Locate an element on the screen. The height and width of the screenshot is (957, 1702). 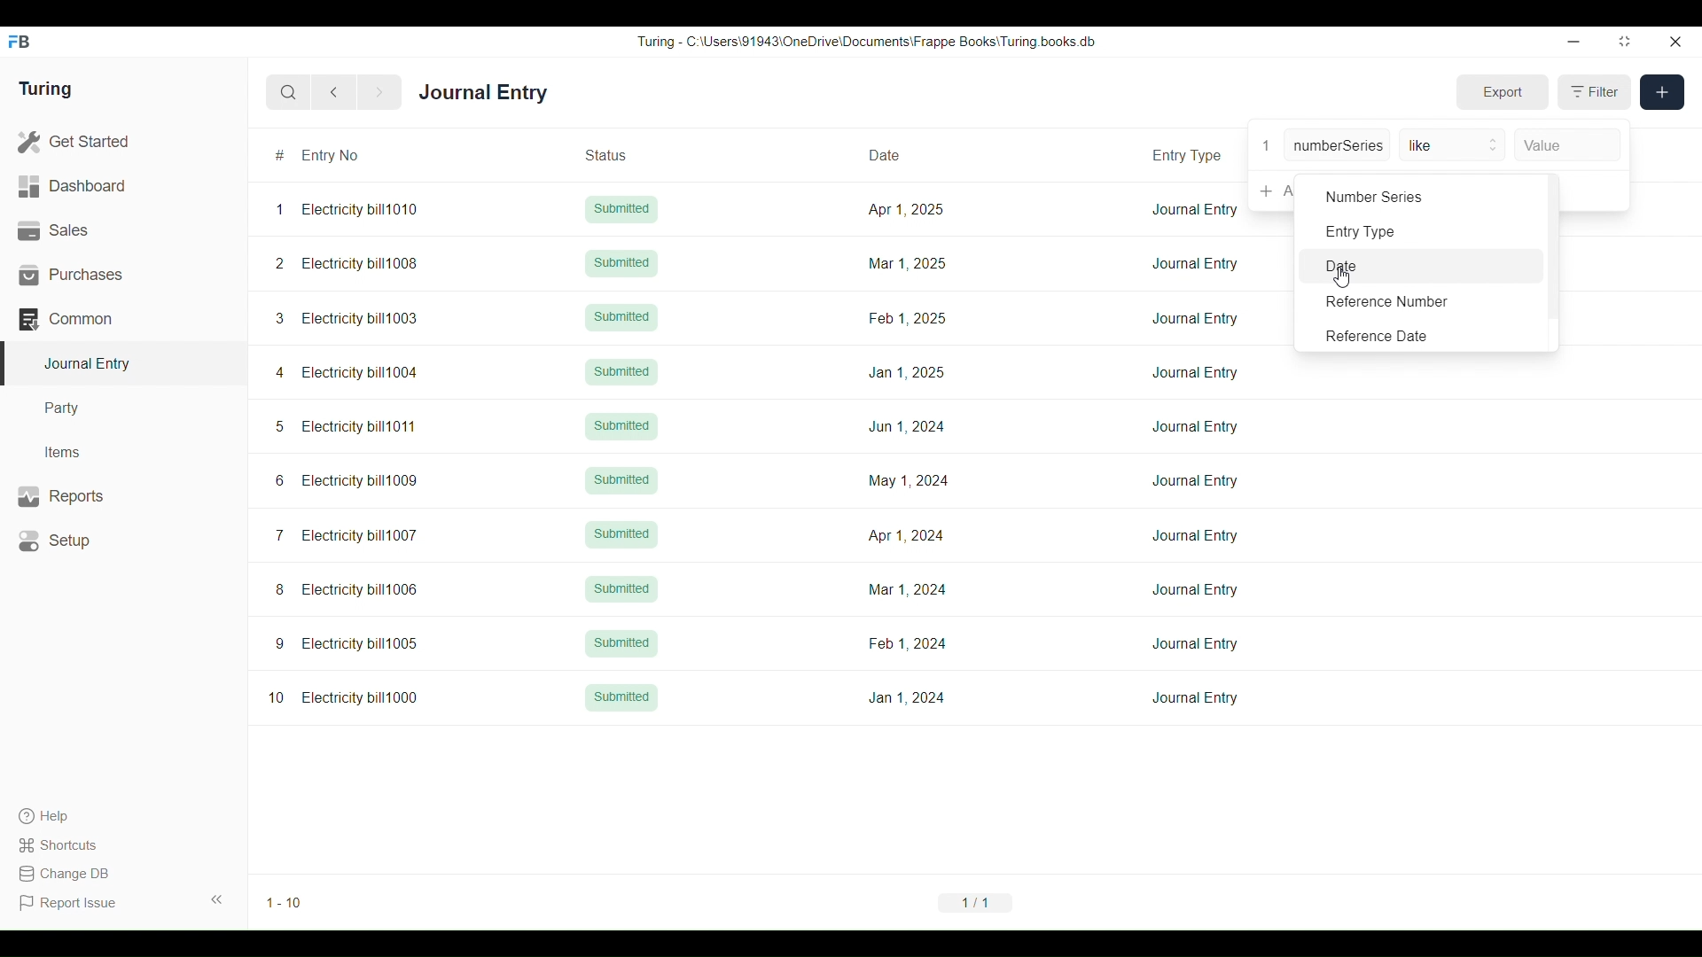
Submitted is located at coordinates (621, 372).